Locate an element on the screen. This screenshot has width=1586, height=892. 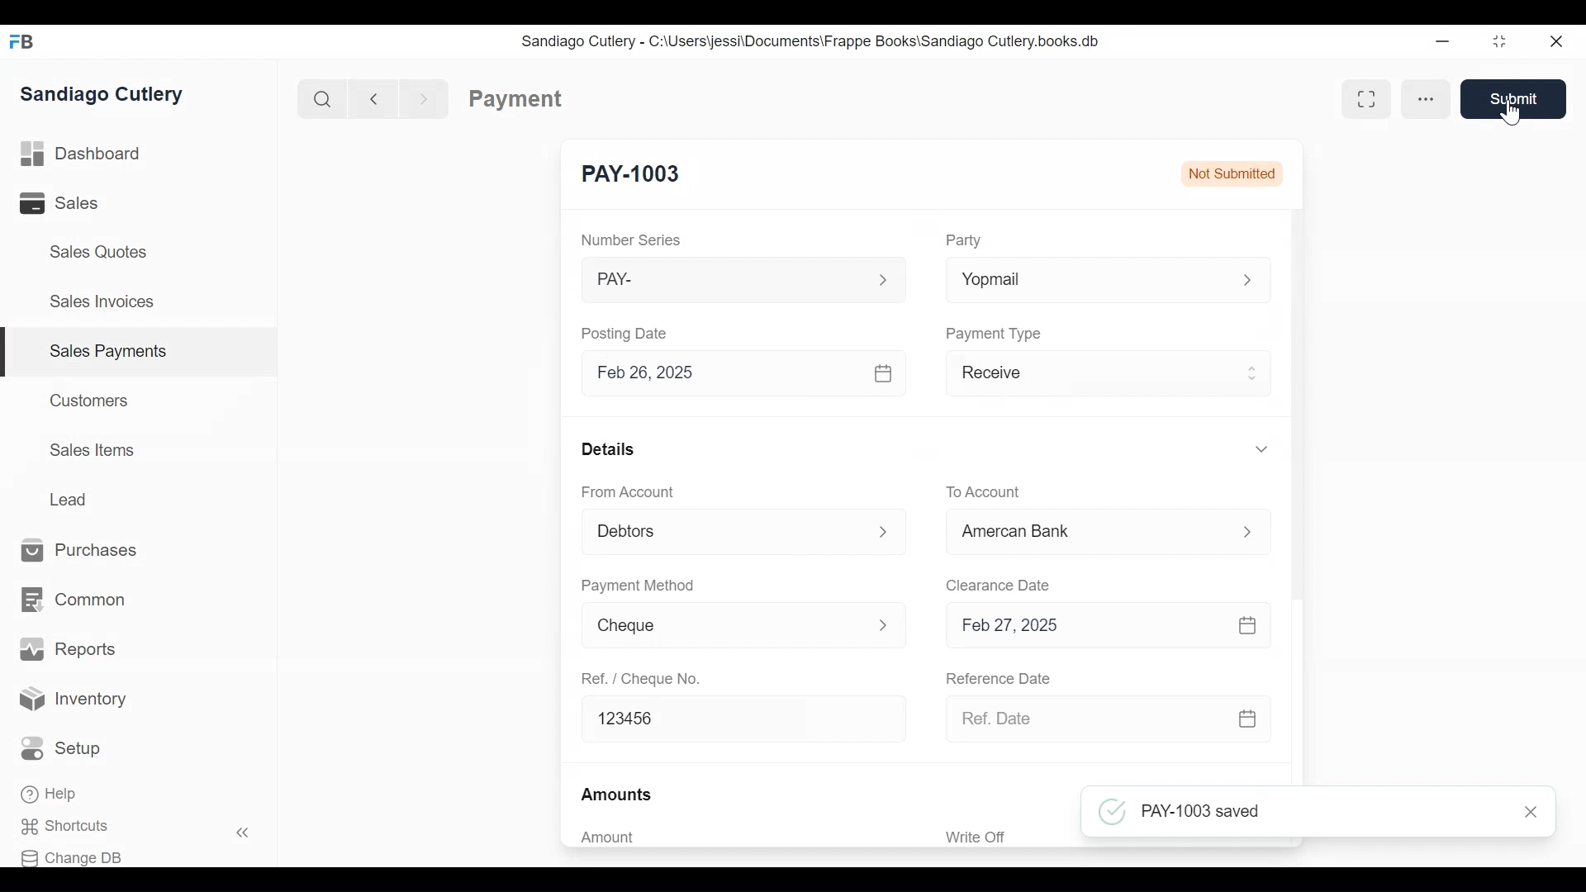
| Sales Payments is located at coordinates (140, 353).